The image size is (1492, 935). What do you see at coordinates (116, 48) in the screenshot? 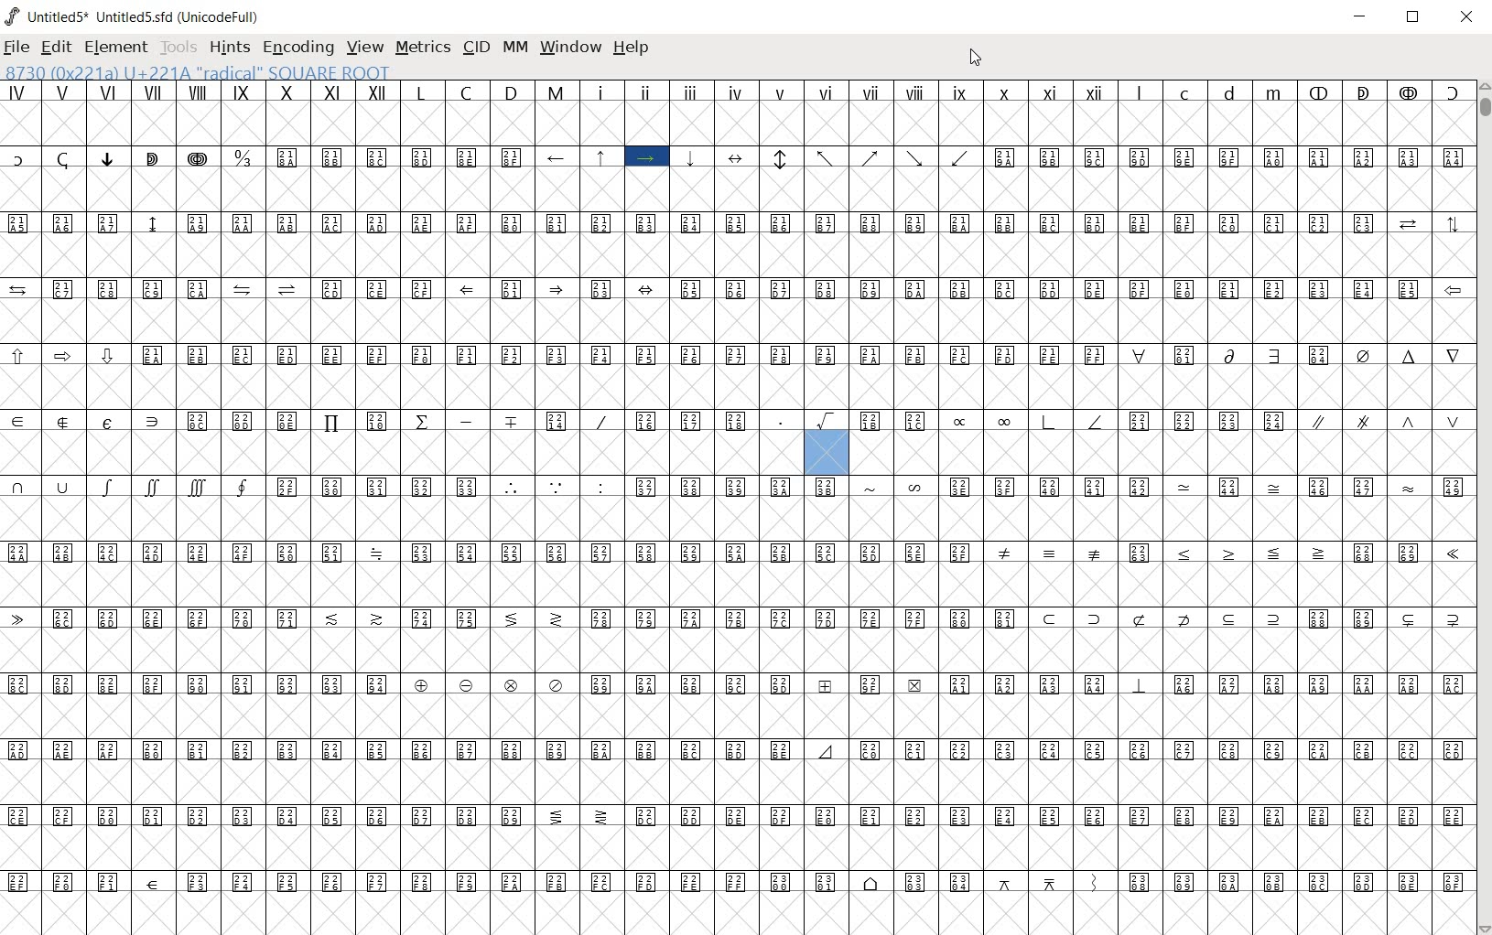
I see `ELEMENT` at bounding box center [116, 48].